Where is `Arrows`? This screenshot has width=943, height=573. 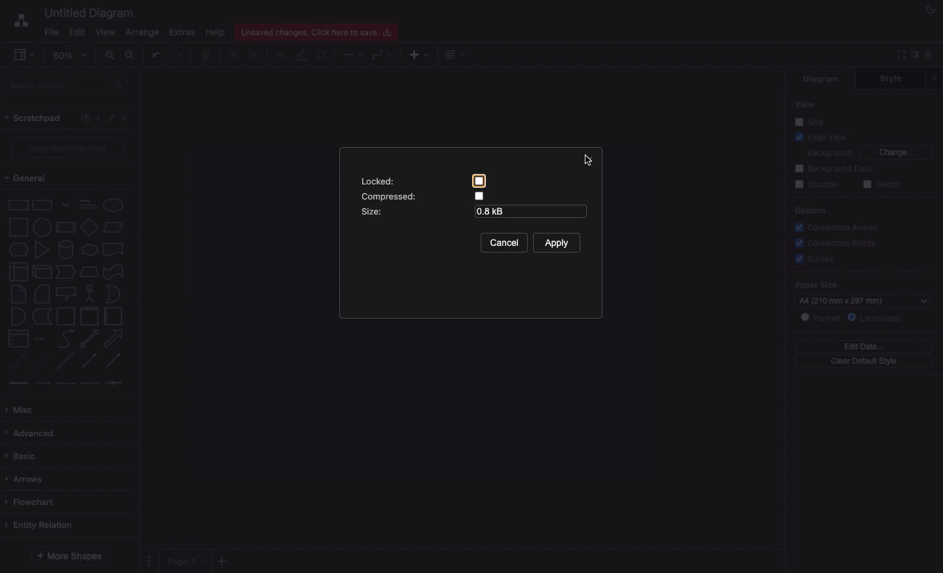
Arrows is located at coordinates (29, 479).